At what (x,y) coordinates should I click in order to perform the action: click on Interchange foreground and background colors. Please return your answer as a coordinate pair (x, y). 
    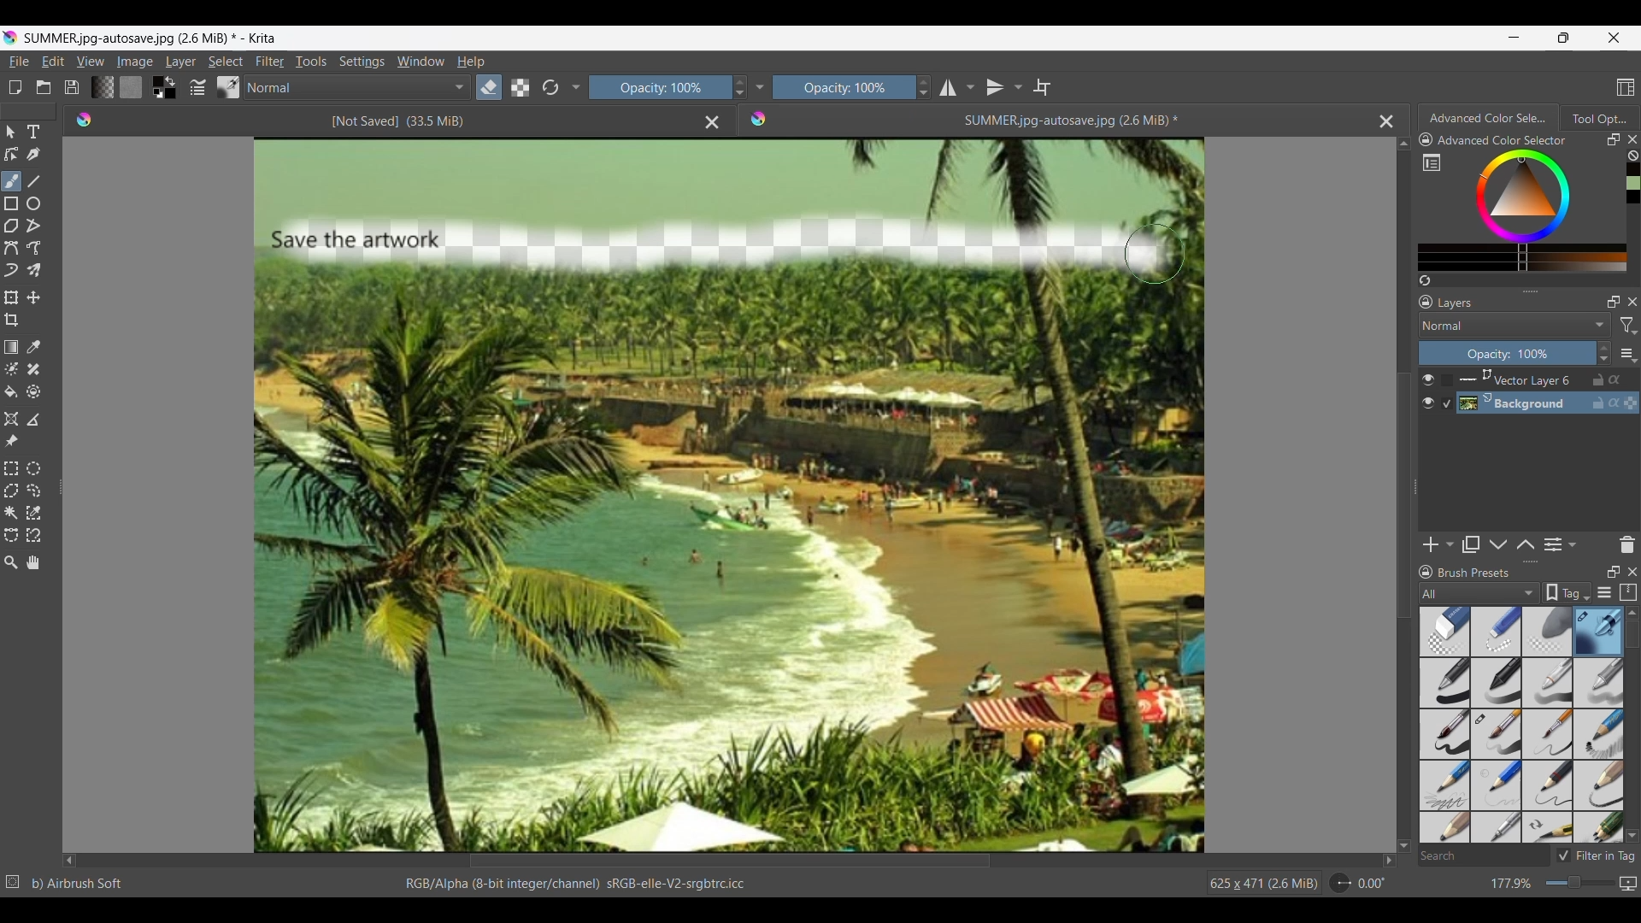
    Looking at the image, I should click on (173, 81).